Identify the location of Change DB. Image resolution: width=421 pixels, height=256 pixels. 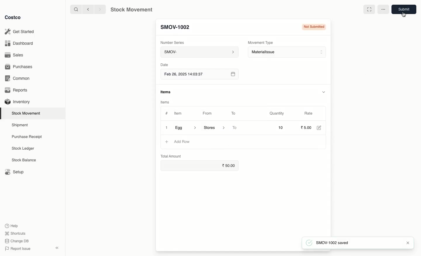
(17, 241).